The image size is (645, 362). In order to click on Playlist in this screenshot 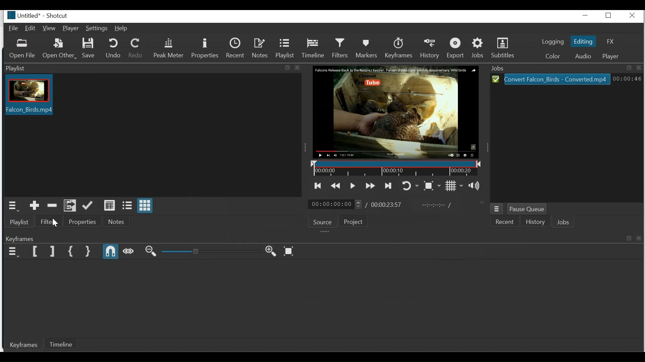, I will do `click(154, 68)`.